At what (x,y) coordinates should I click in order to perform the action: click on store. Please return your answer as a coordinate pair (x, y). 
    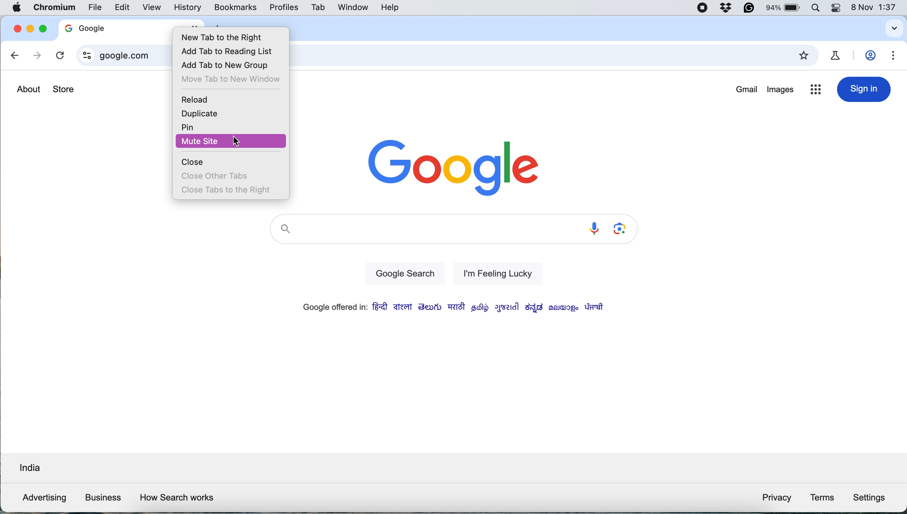
    Looking at the image, I should click on (64, 90).